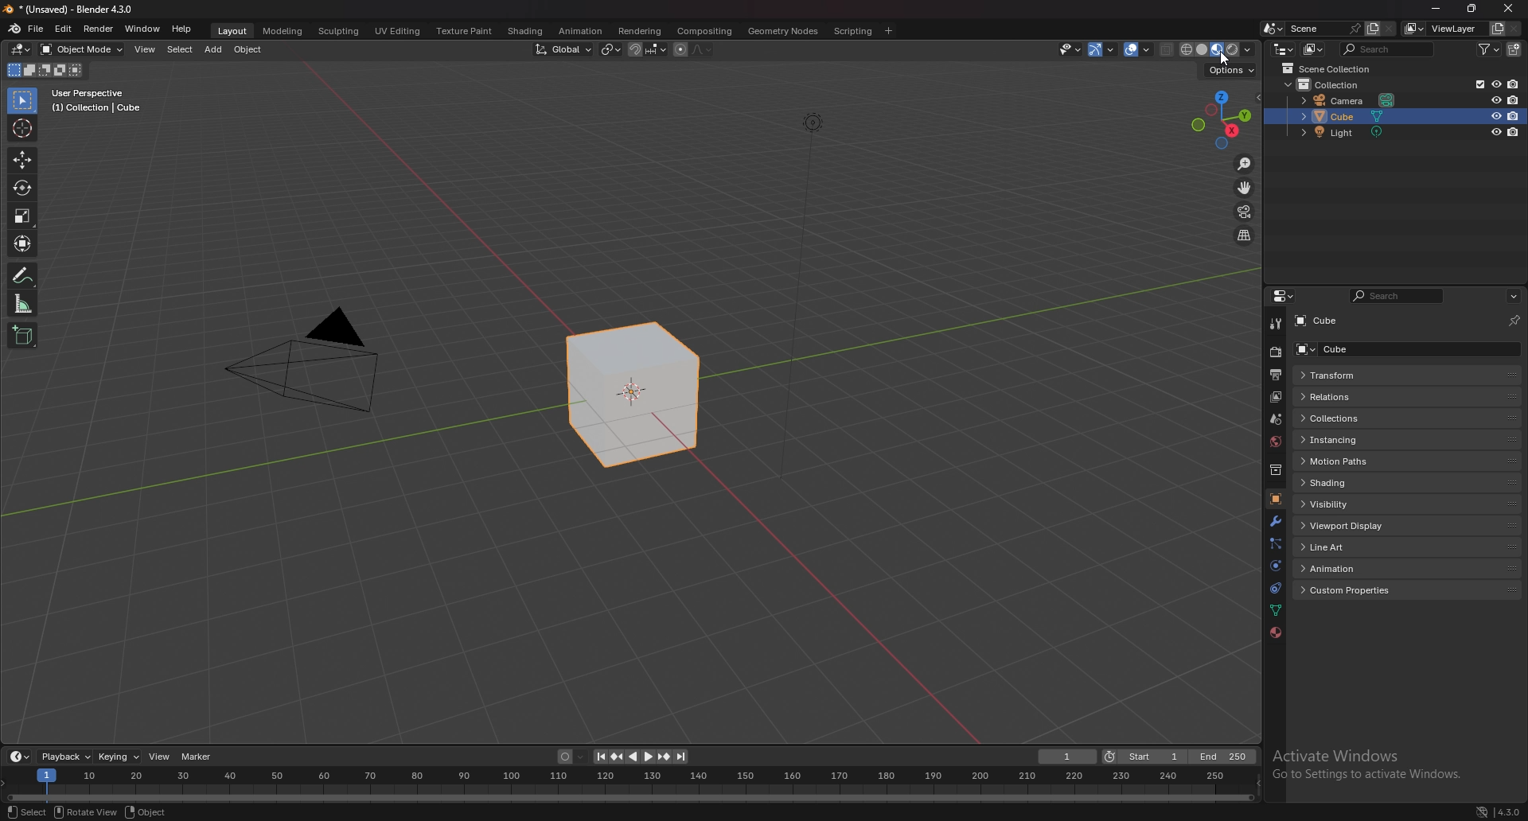  I want to click on particles, so click(1275, 545).